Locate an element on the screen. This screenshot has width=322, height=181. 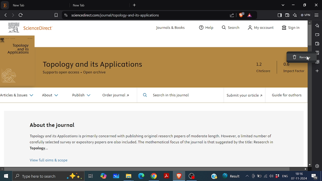
Journals and Books is located at coordinates (171, 29).